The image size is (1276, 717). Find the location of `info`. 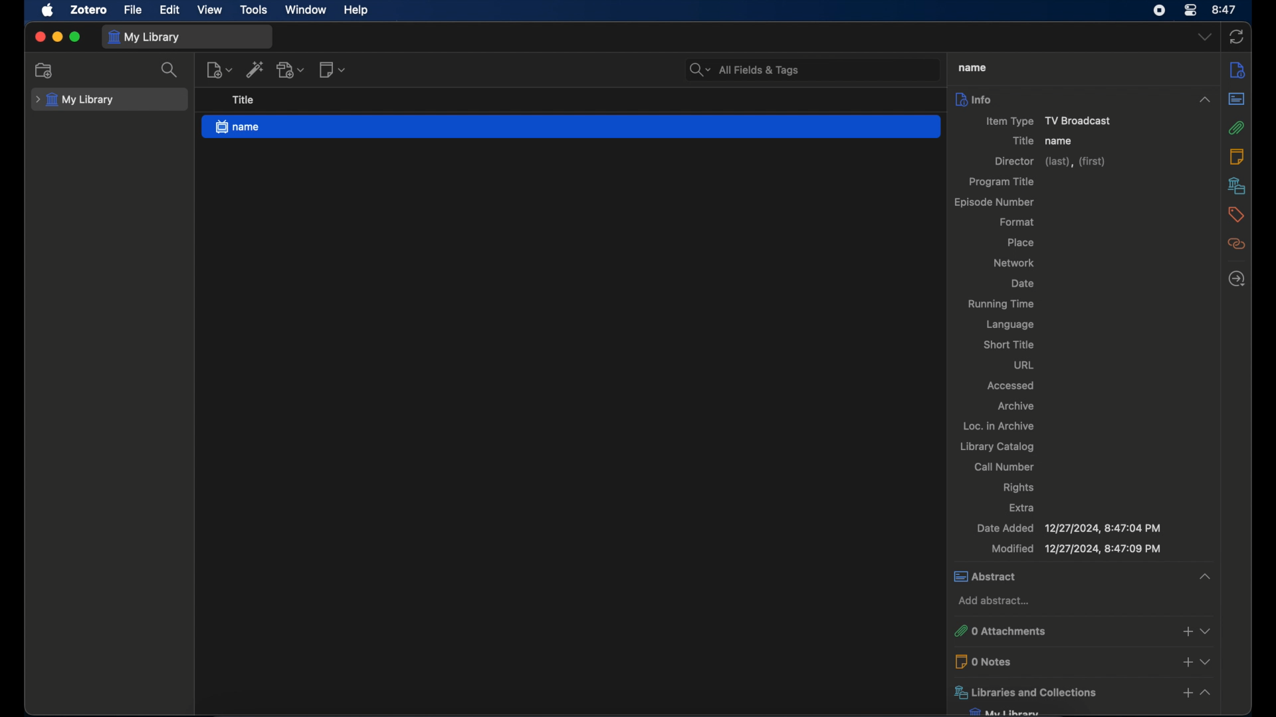

info is located at coordinates (1061, 99).